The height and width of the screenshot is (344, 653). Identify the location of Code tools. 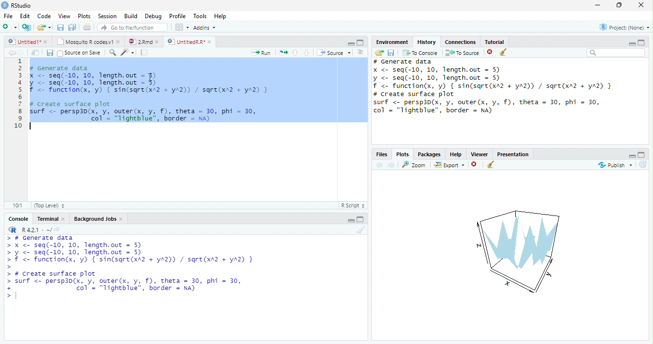
(128, 52).